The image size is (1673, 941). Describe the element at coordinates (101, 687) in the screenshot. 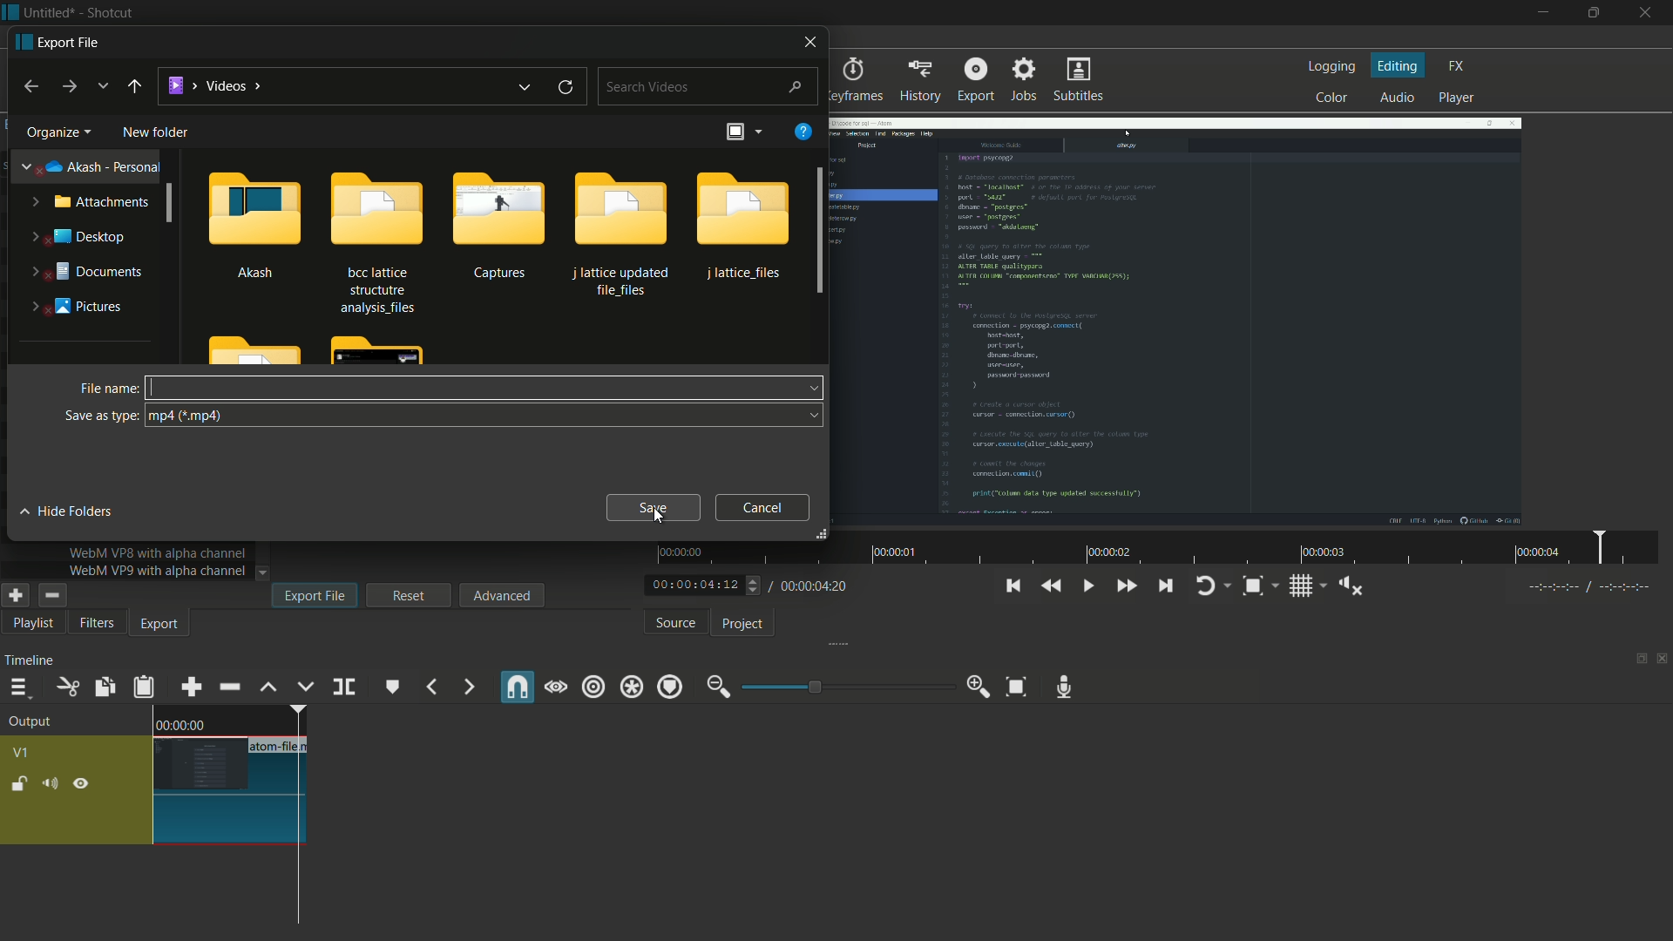

I see `copy` at that location.